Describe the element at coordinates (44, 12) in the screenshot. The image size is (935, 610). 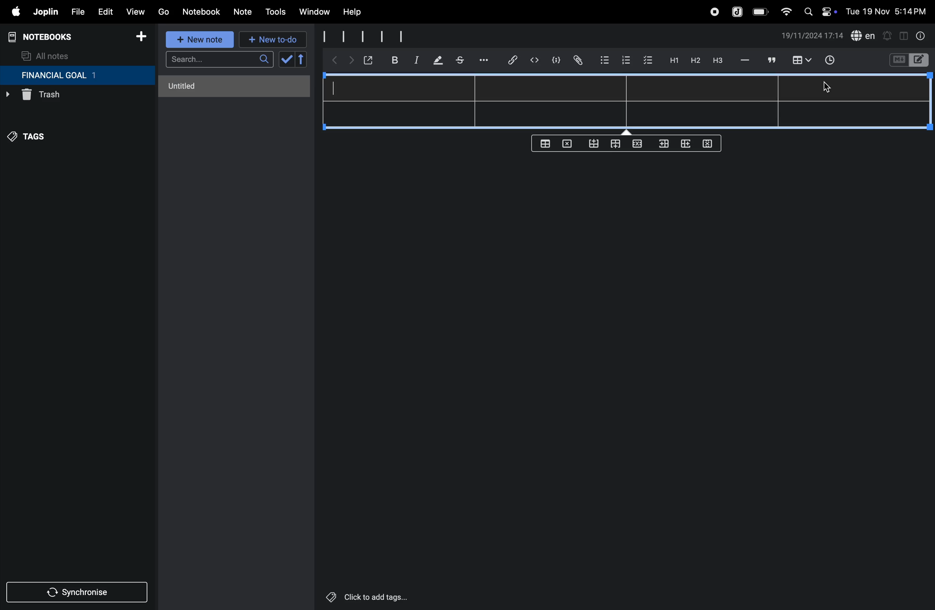
I see `joplin menu` at that location.